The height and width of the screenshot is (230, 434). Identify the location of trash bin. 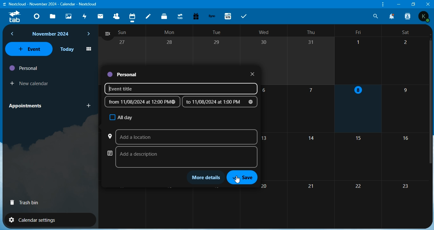
(24, 203).